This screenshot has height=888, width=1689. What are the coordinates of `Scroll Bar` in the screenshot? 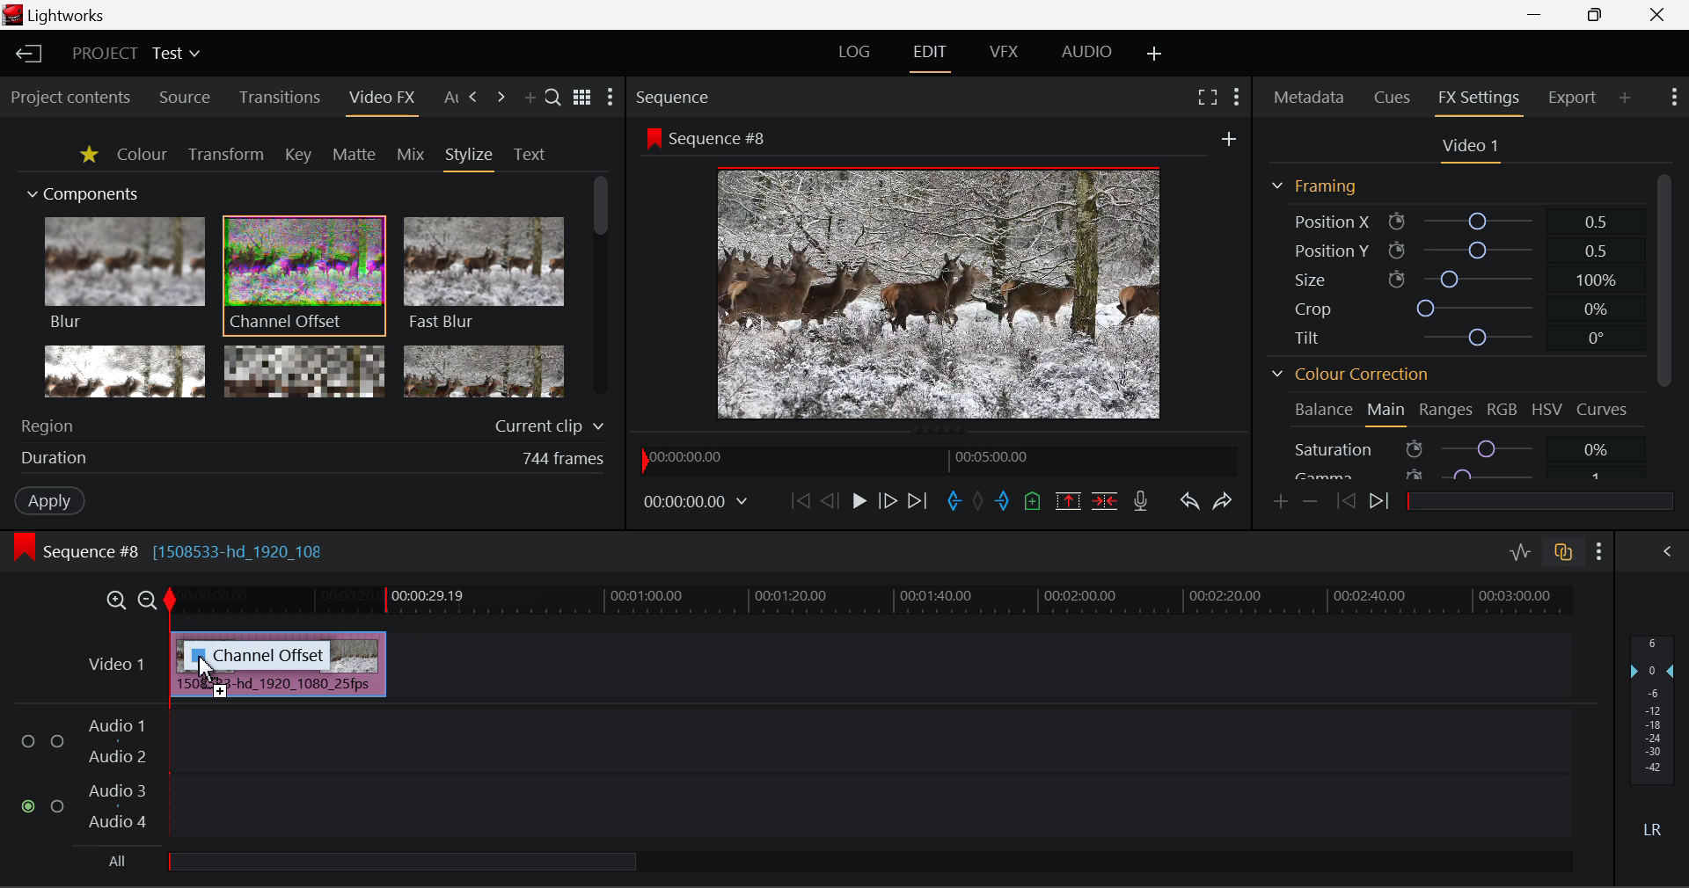 It's located at (1663, 328).